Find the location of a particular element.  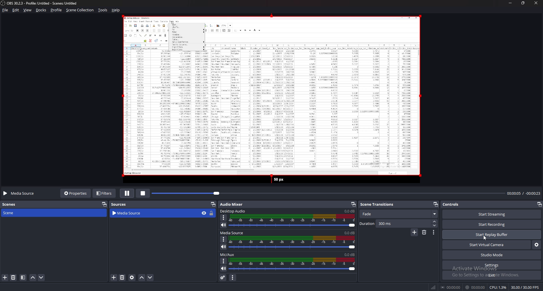

scene transitions is located at coordinates (381, 205).